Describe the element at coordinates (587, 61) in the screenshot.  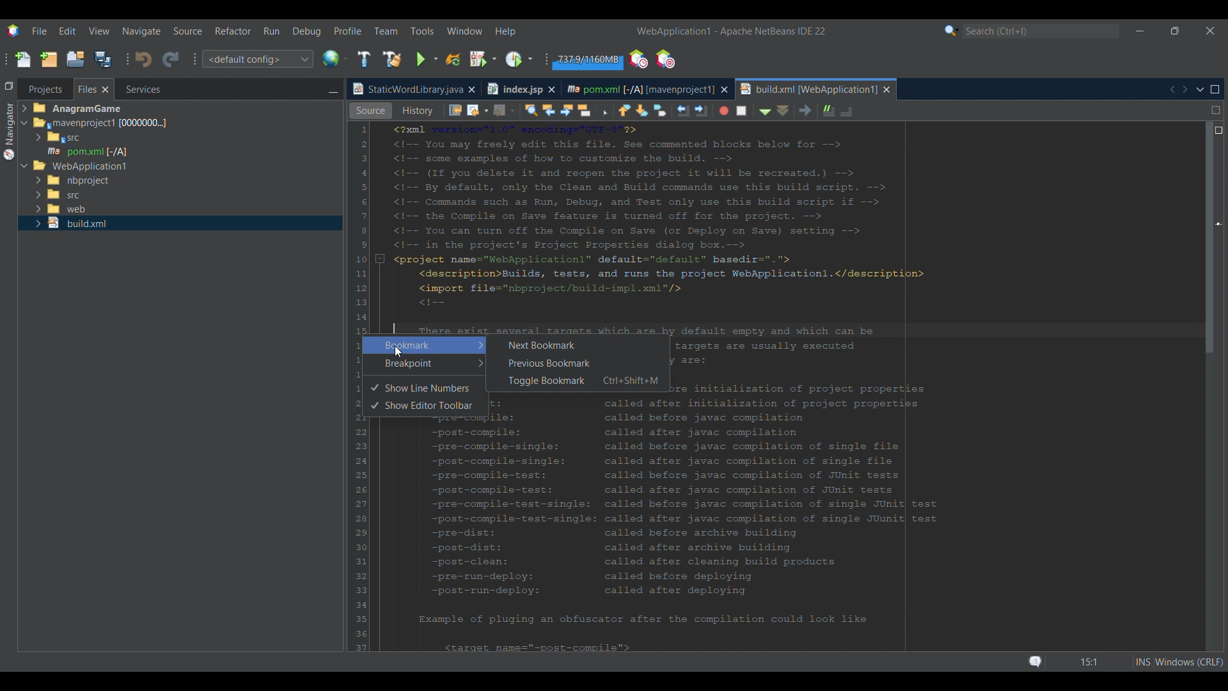
I see `Garbage collection changed` at that location.